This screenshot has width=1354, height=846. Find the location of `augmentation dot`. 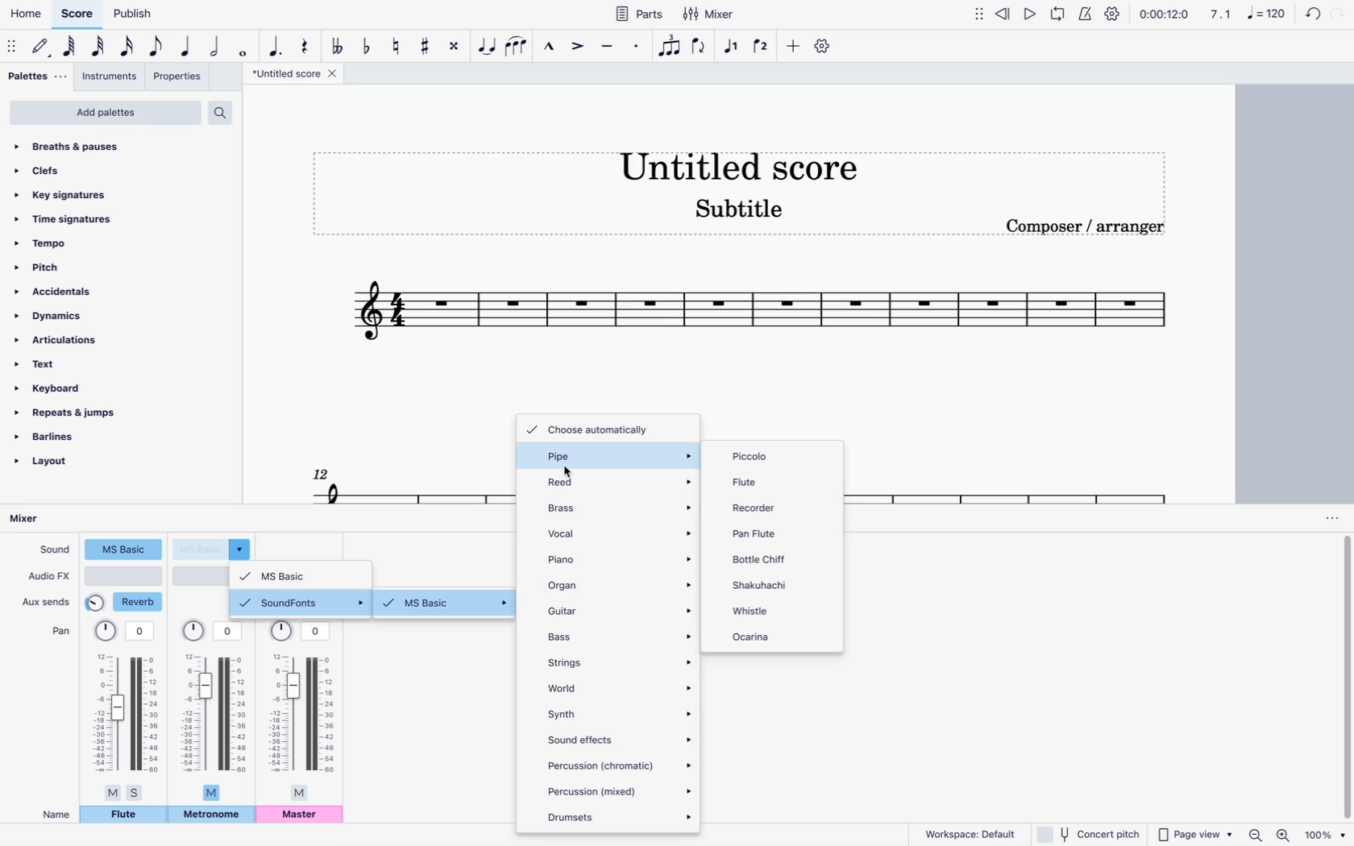

augmentation dot is located at coordinates (274, 42).